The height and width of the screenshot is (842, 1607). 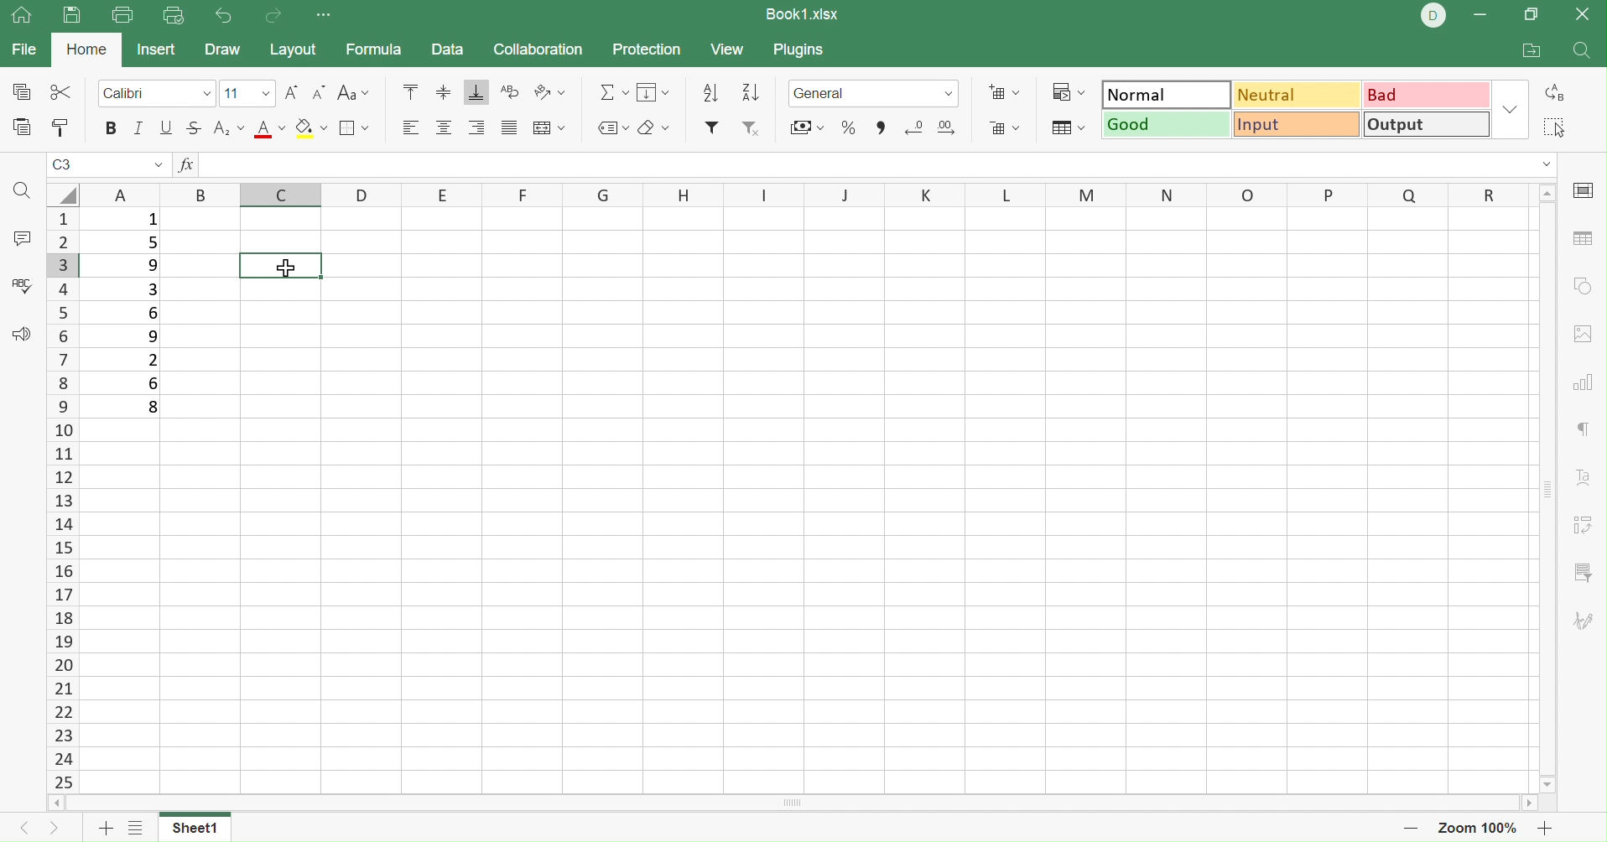 I want to click on Drop down, so click(x=1547, y=164).